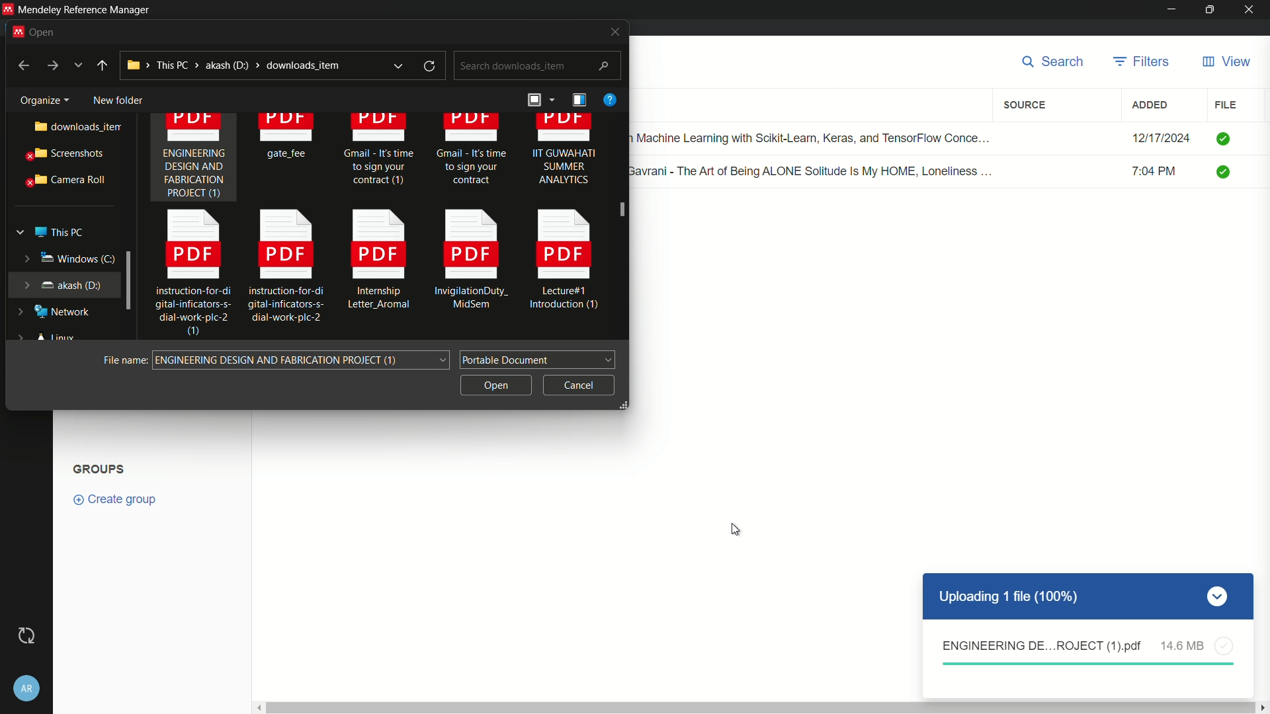 This screenshot has width=1270, height=714. Describe the element at coordinates (305, 360) in the screenshot. I see `file name: ENGINEERING DESIGN AND FABRICATION PROJECT (1)` at that location.